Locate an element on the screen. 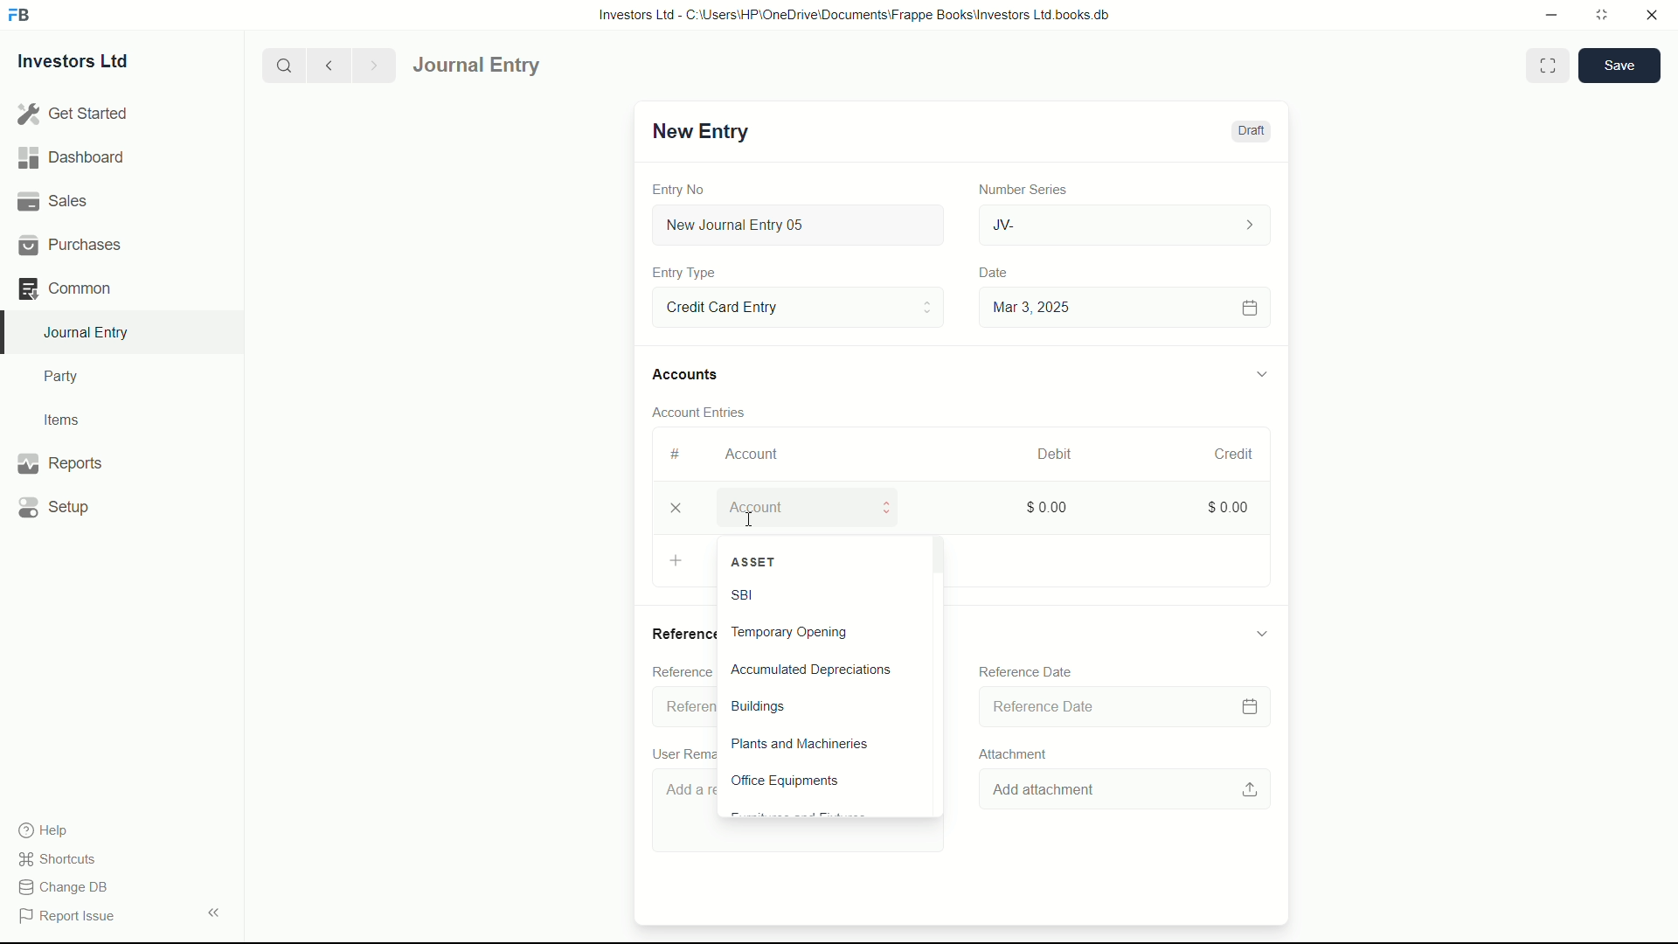 The image size is (1678, 944). Reference Number is located at coordinates (680, 672).